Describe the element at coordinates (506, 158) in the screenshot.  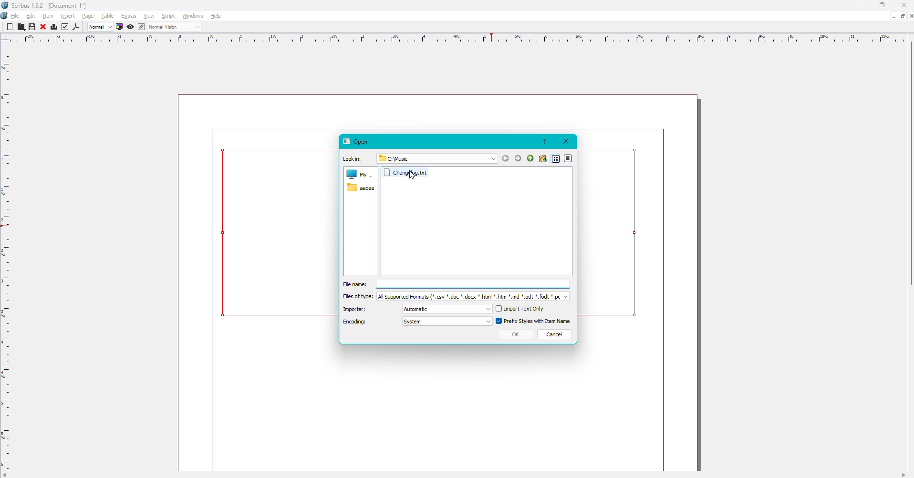
I see `back` at that location.